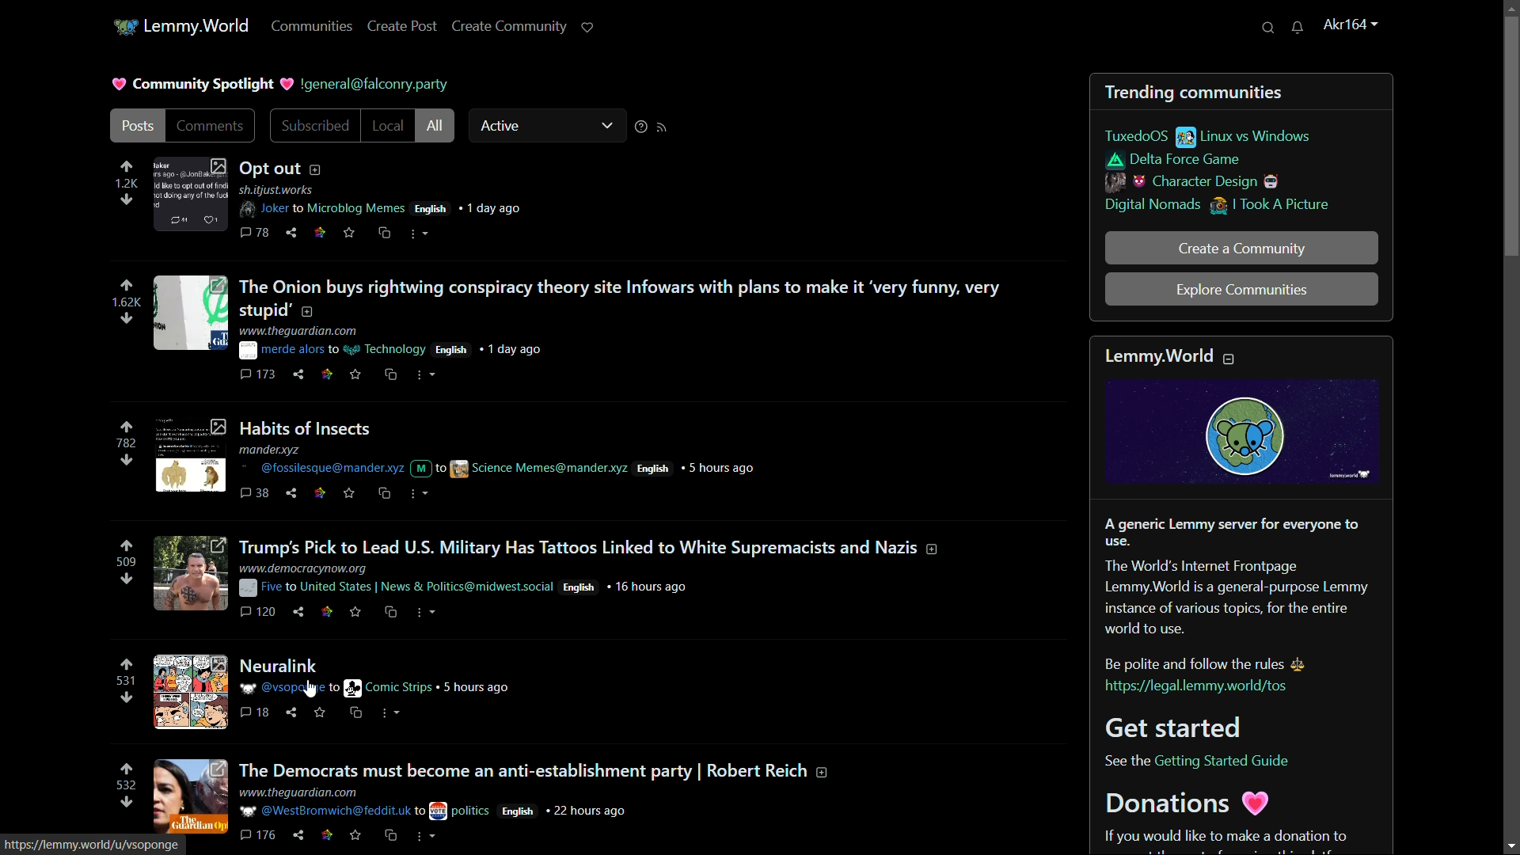 The height and width of the screenshot is (855, 1520). Describe the element at coordinates (118, 82) in the screenshot. I see `heart` at that location.